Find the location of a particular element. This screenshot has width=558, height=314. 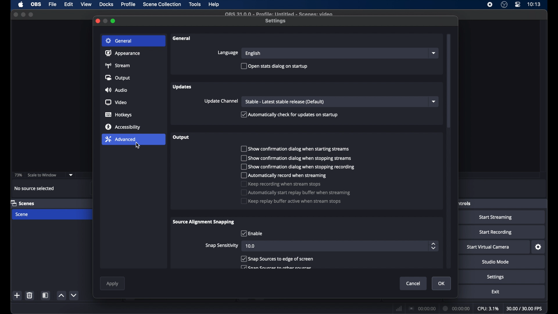

file name is located at coordinates (278, 14).